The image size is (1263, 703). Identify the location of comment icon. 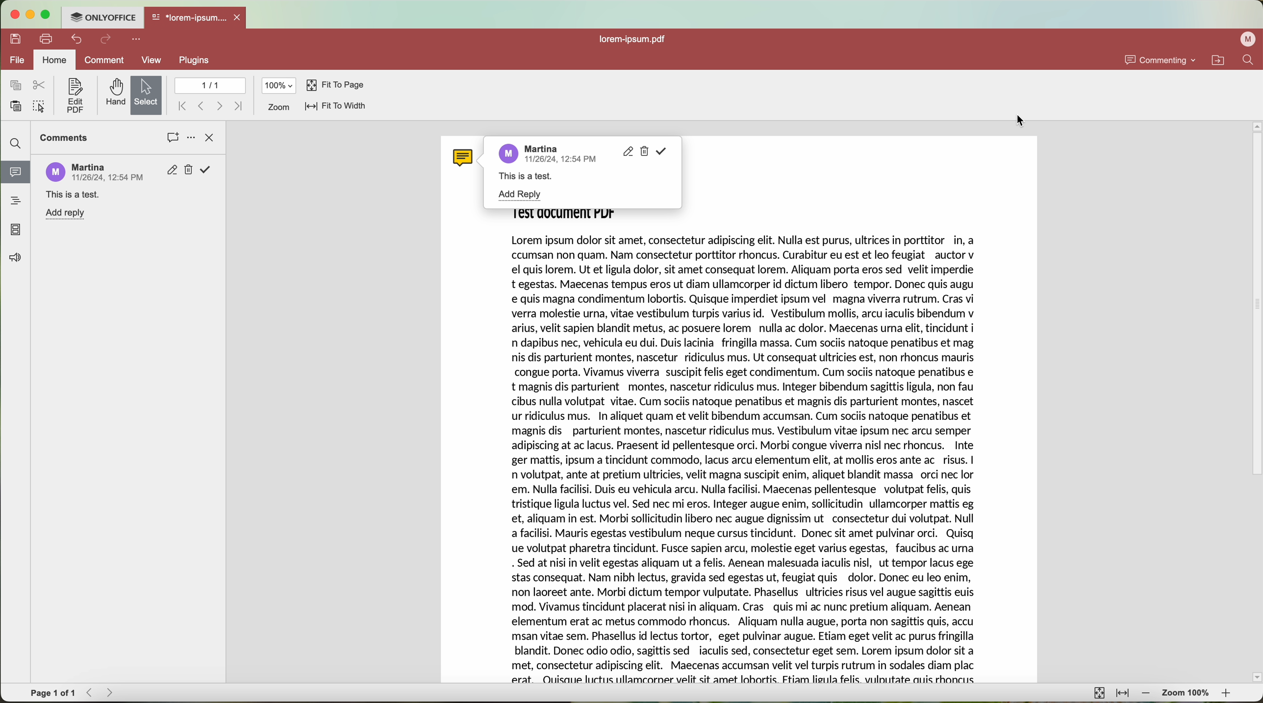
(462, 157).